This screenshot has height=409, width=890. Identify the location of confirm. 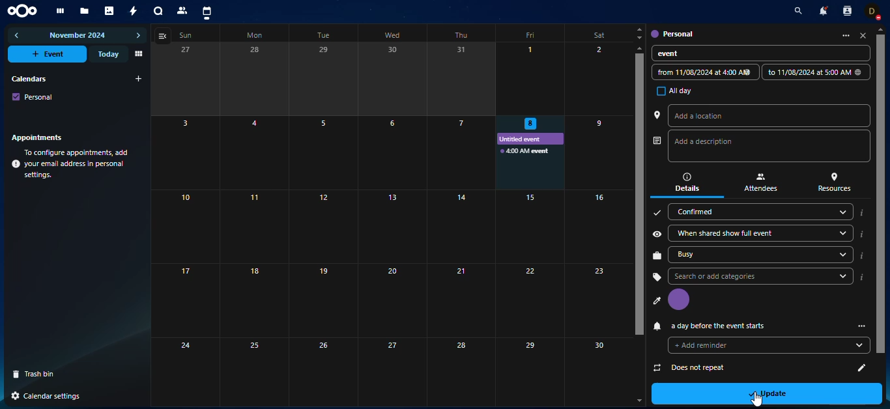
(657, 213).